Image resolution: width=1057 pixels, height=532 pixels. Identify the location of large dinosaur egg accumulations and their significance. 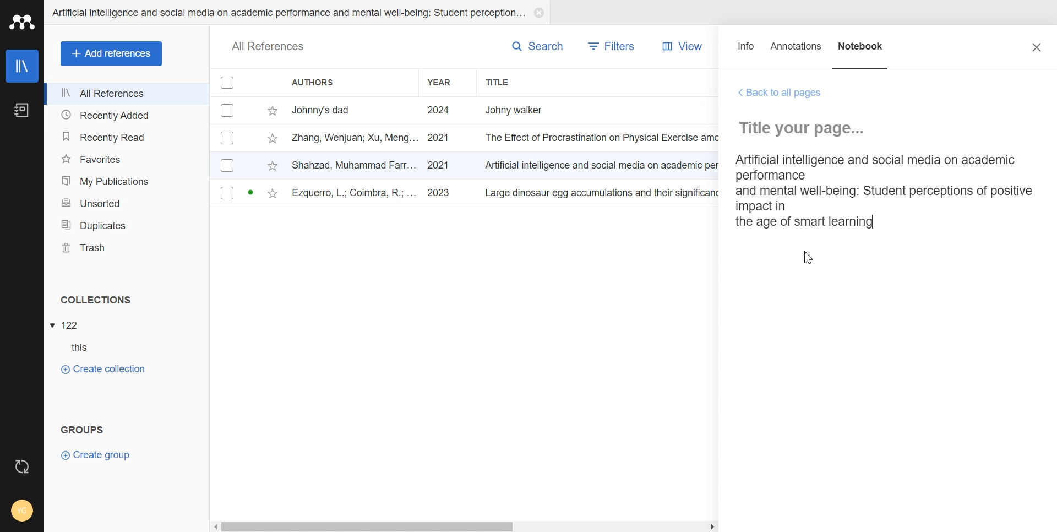
(604, 195).